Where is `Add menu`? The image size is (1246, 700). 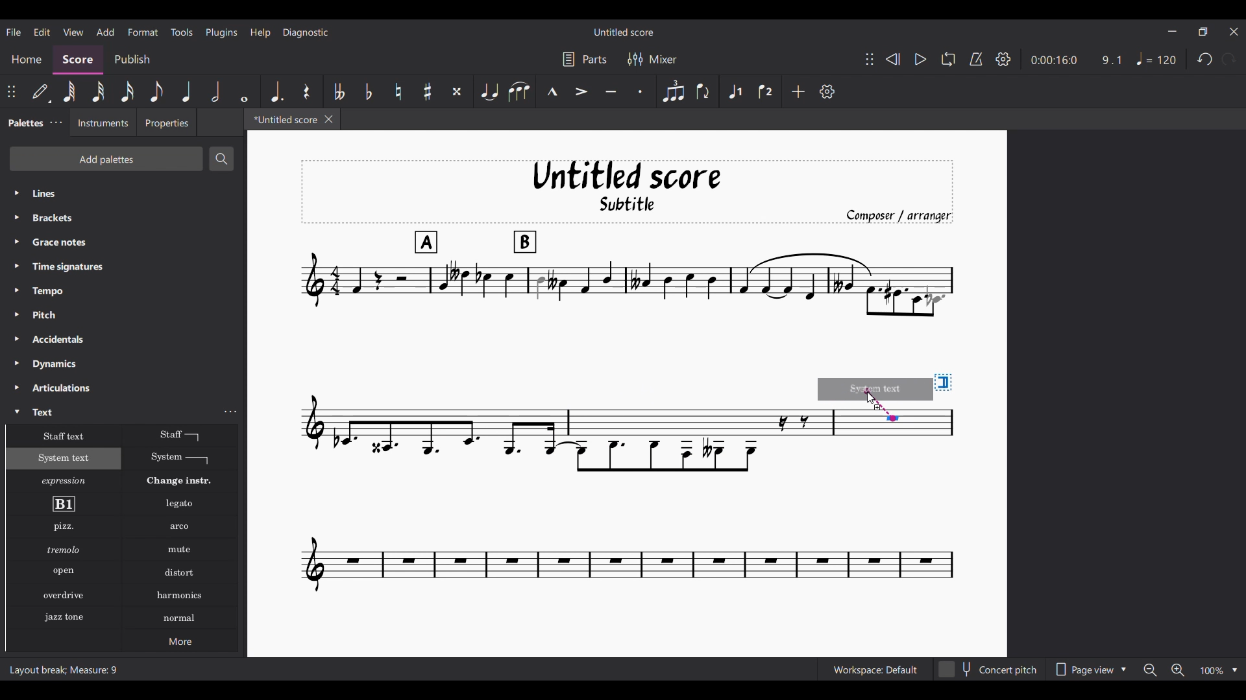
Add menu is located at coordinates (106, 32).